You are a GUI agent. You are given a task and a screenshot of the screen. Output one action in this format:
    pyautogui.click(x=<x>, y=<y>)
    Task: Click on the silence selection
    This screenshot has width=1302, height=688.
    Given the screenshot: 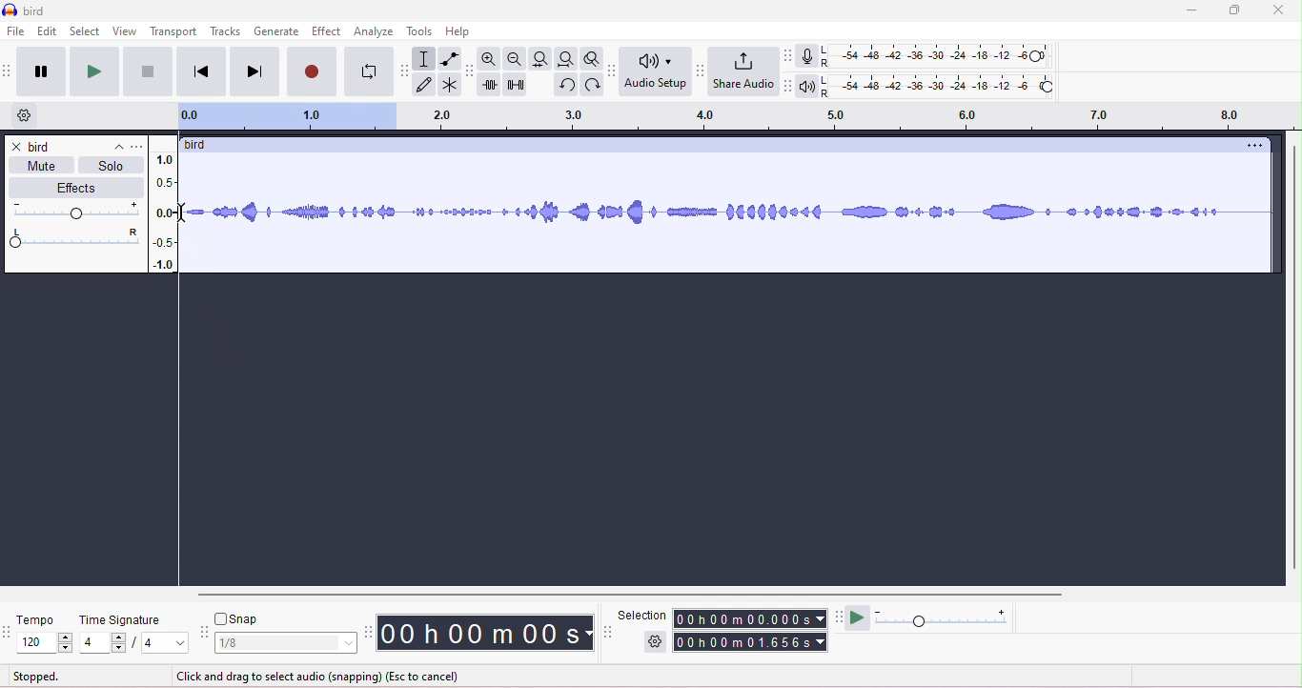 What is the action you would take?
    pyautogui.click(x=519, y=85)
    